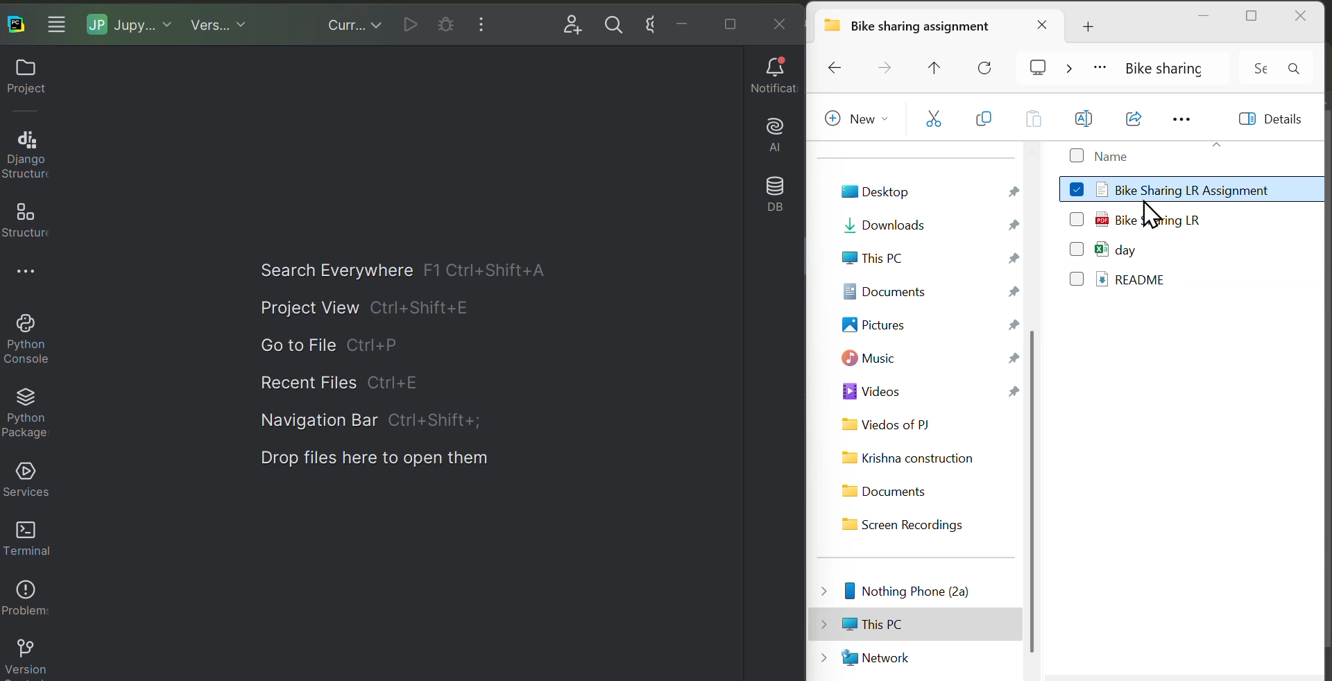 The width and height of the screenshot is (1332, 681). I want to click on Maximise, so click(727, 22).